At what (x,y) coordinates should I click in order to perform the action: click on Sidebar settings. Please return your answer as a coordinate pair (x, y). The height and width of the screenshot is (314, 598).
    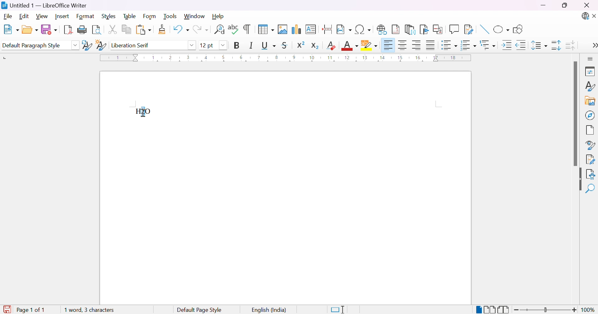
    Looking at the image, I should click on (591, 59).